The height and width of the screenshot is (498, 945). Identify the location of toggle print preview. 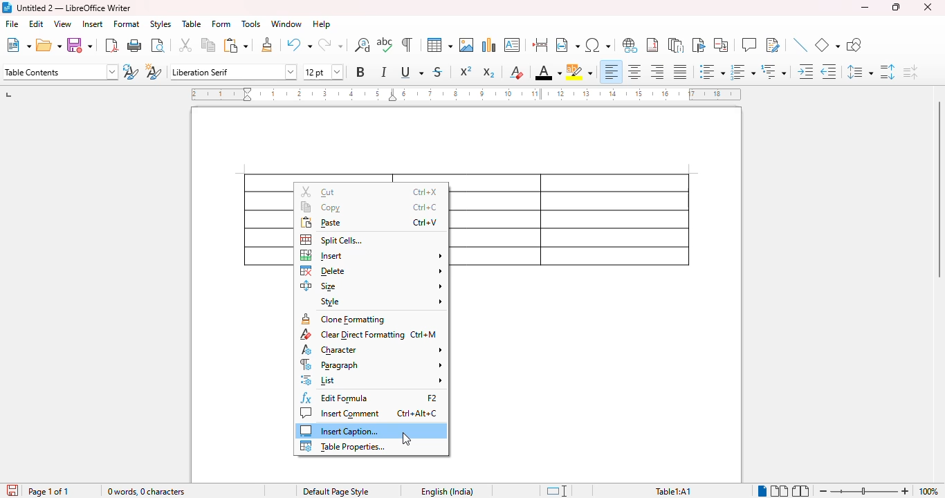
(158, 46).